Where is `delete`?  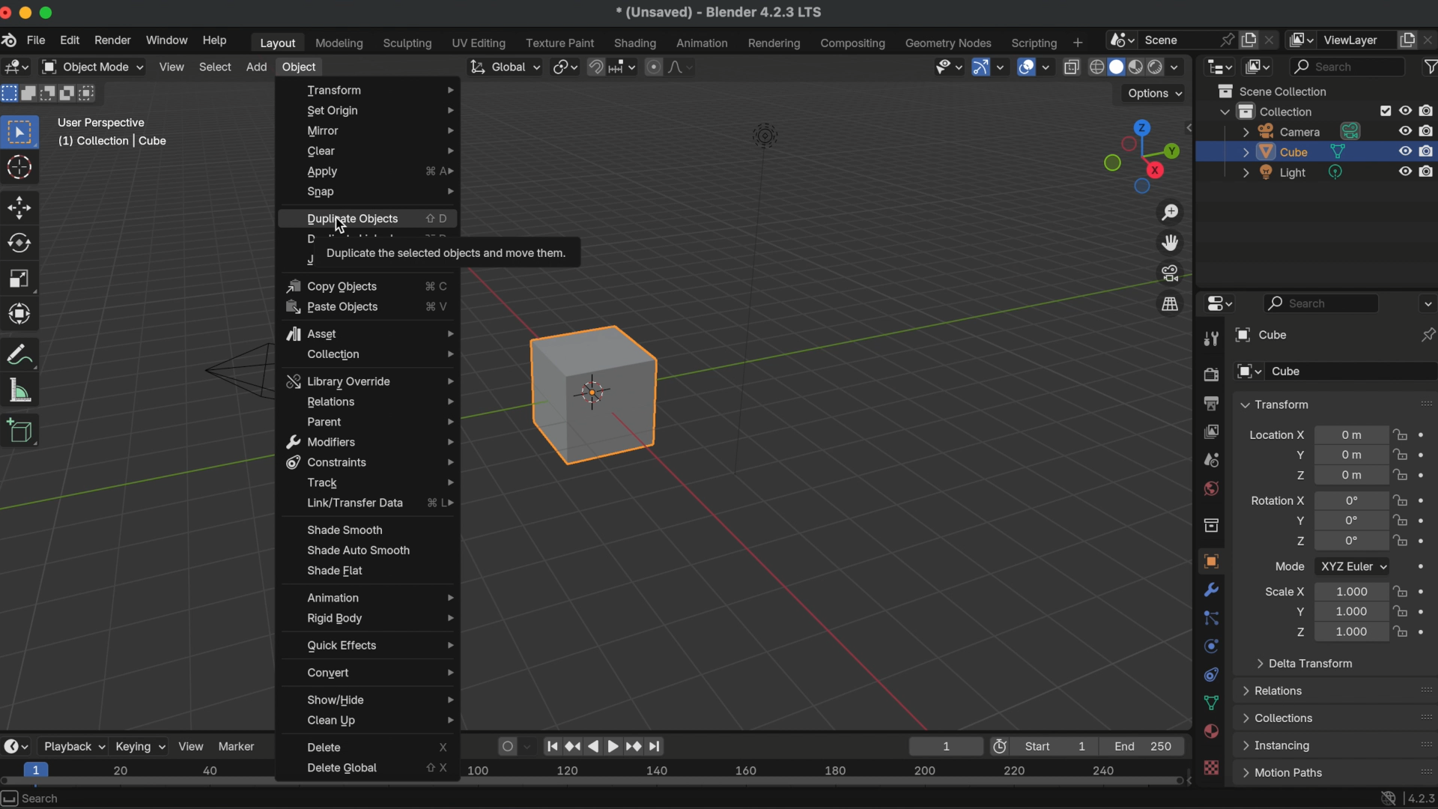
delete is located at coordinates (378, 748).